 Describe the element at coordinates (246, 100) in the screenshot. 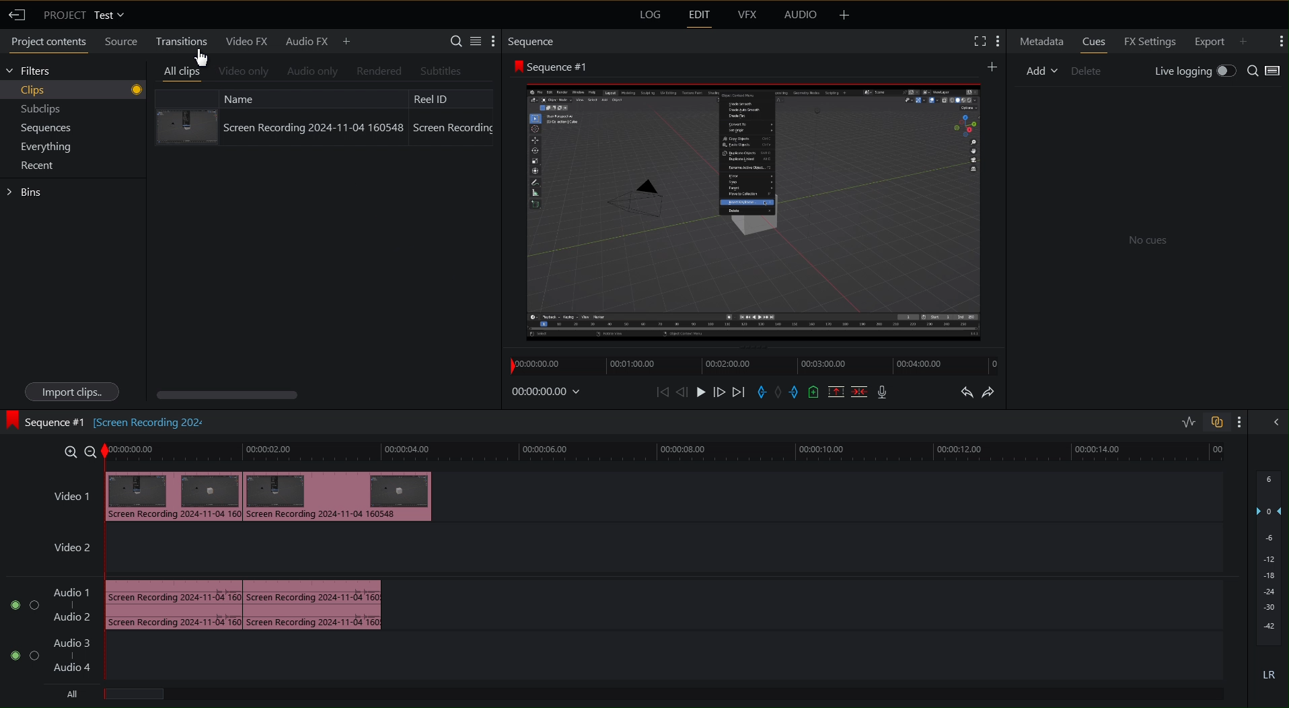

I see `Name` at that location.